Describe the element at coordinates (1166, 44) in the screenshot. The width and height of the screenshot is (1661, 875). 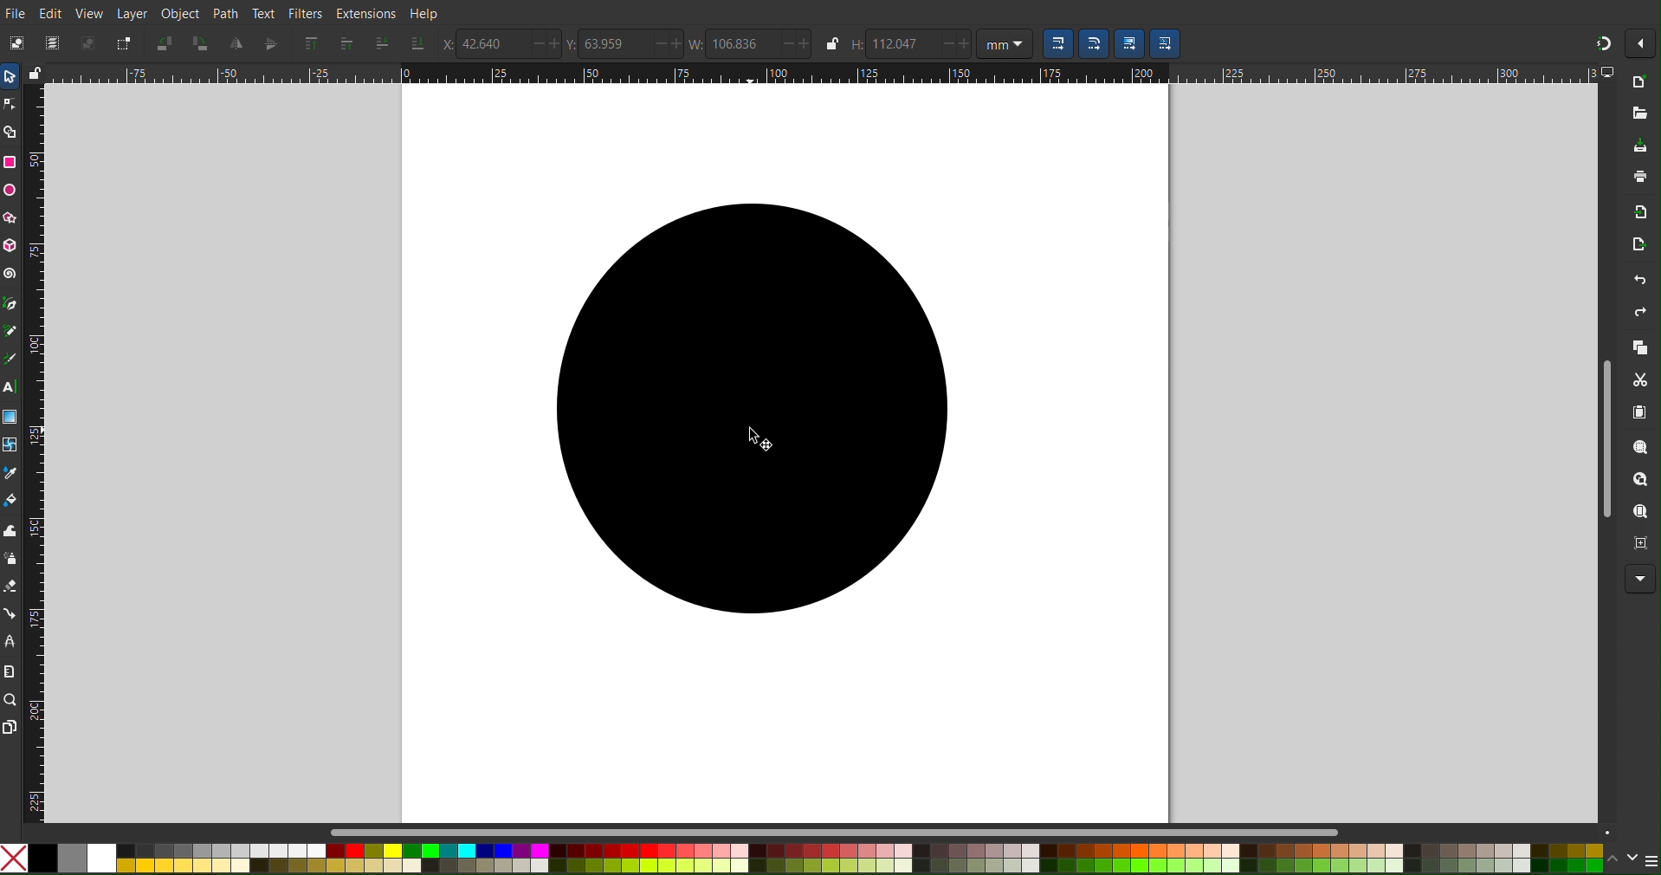
I see `Scaling Option 4` at that location.